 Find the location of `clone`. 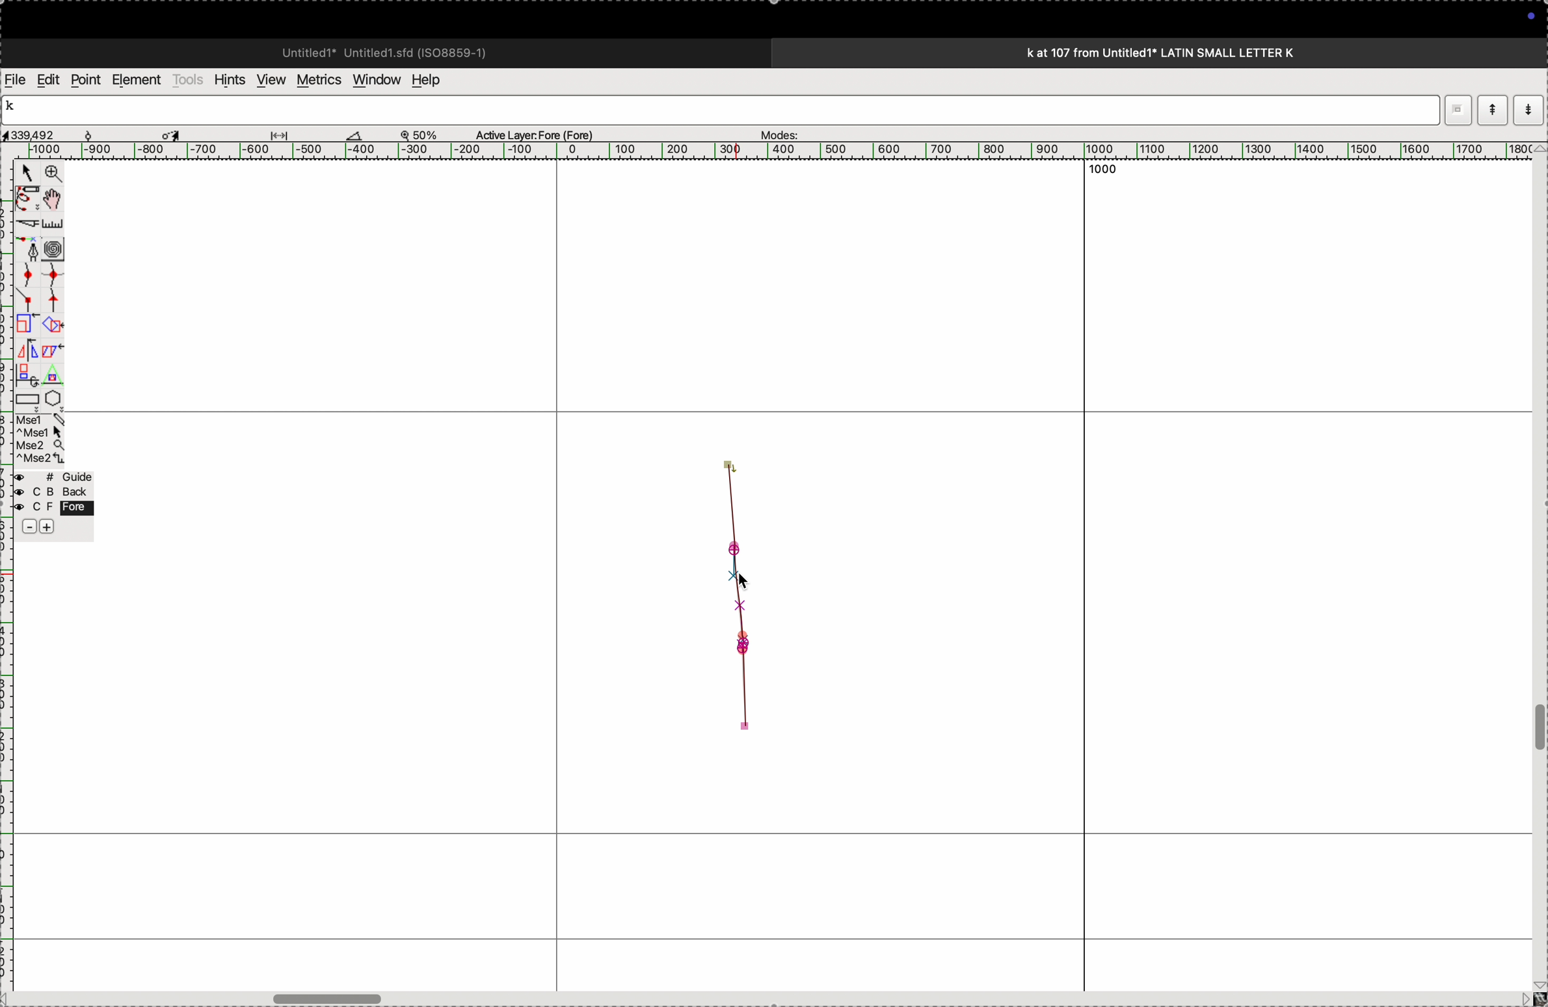

clone is located at coordinates (25, 324).